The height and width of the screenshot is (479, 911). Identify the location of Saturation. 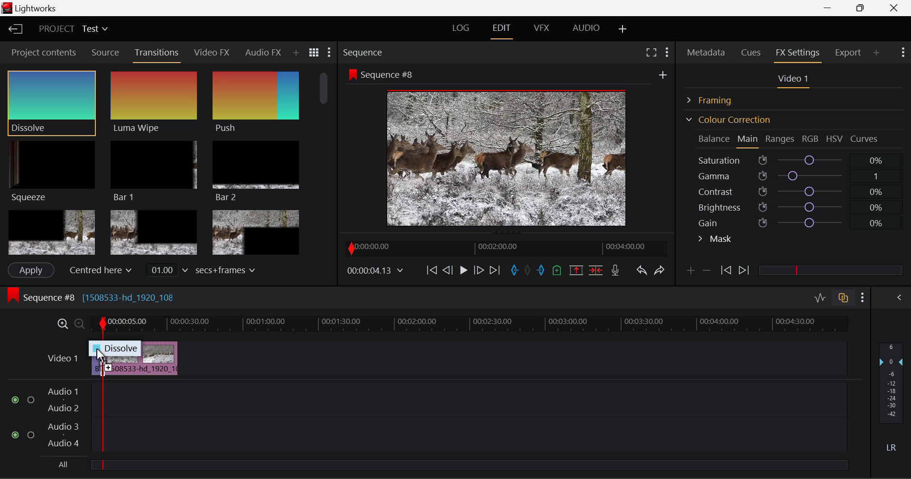
(792, 158).